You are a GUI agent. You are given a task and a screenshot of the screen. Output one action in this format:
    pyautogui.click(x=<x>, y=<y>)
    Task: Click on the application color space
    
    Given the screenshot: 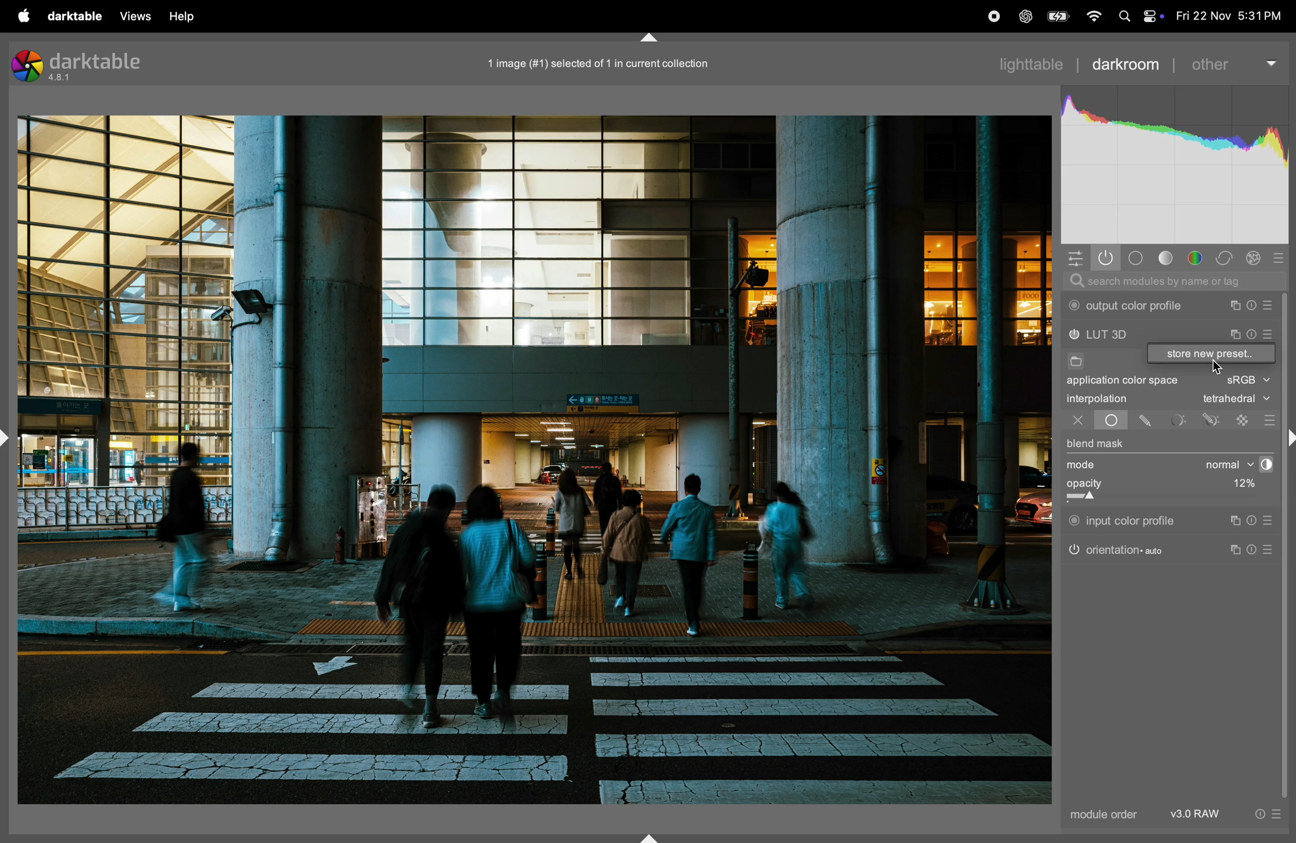 What is the action you would take?
    pyautogui.click(x=1132, y=382)
    